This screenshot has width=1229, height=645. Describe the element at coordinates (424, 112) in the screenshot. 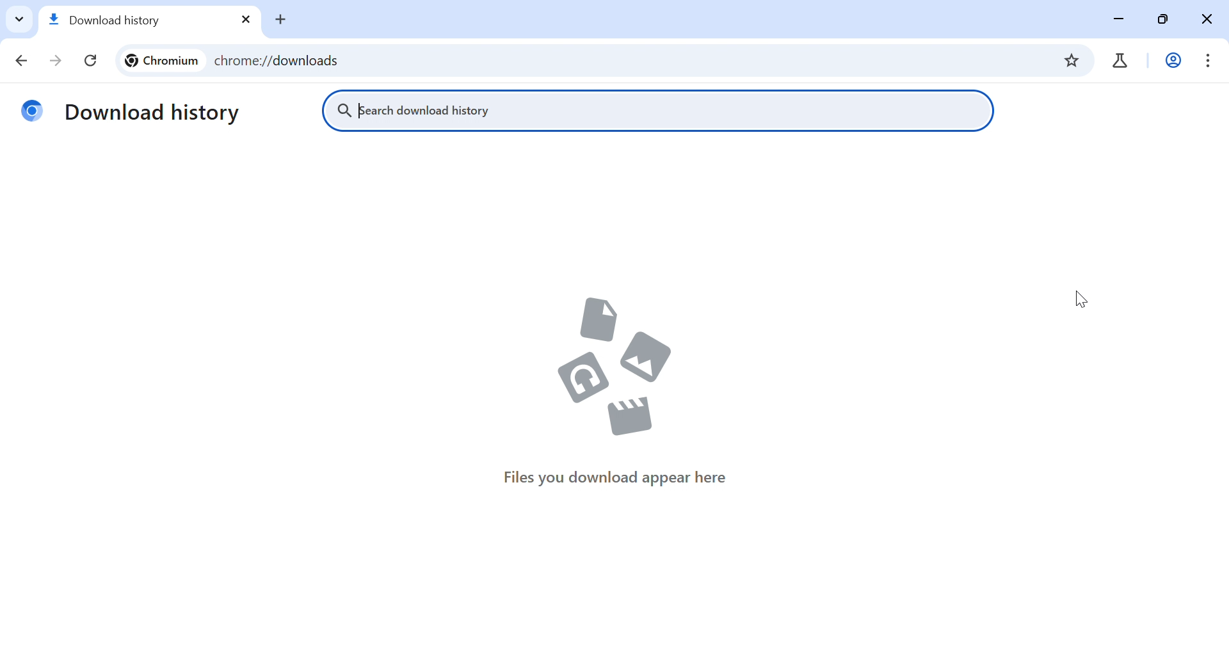

I see `Search download history` at that location.